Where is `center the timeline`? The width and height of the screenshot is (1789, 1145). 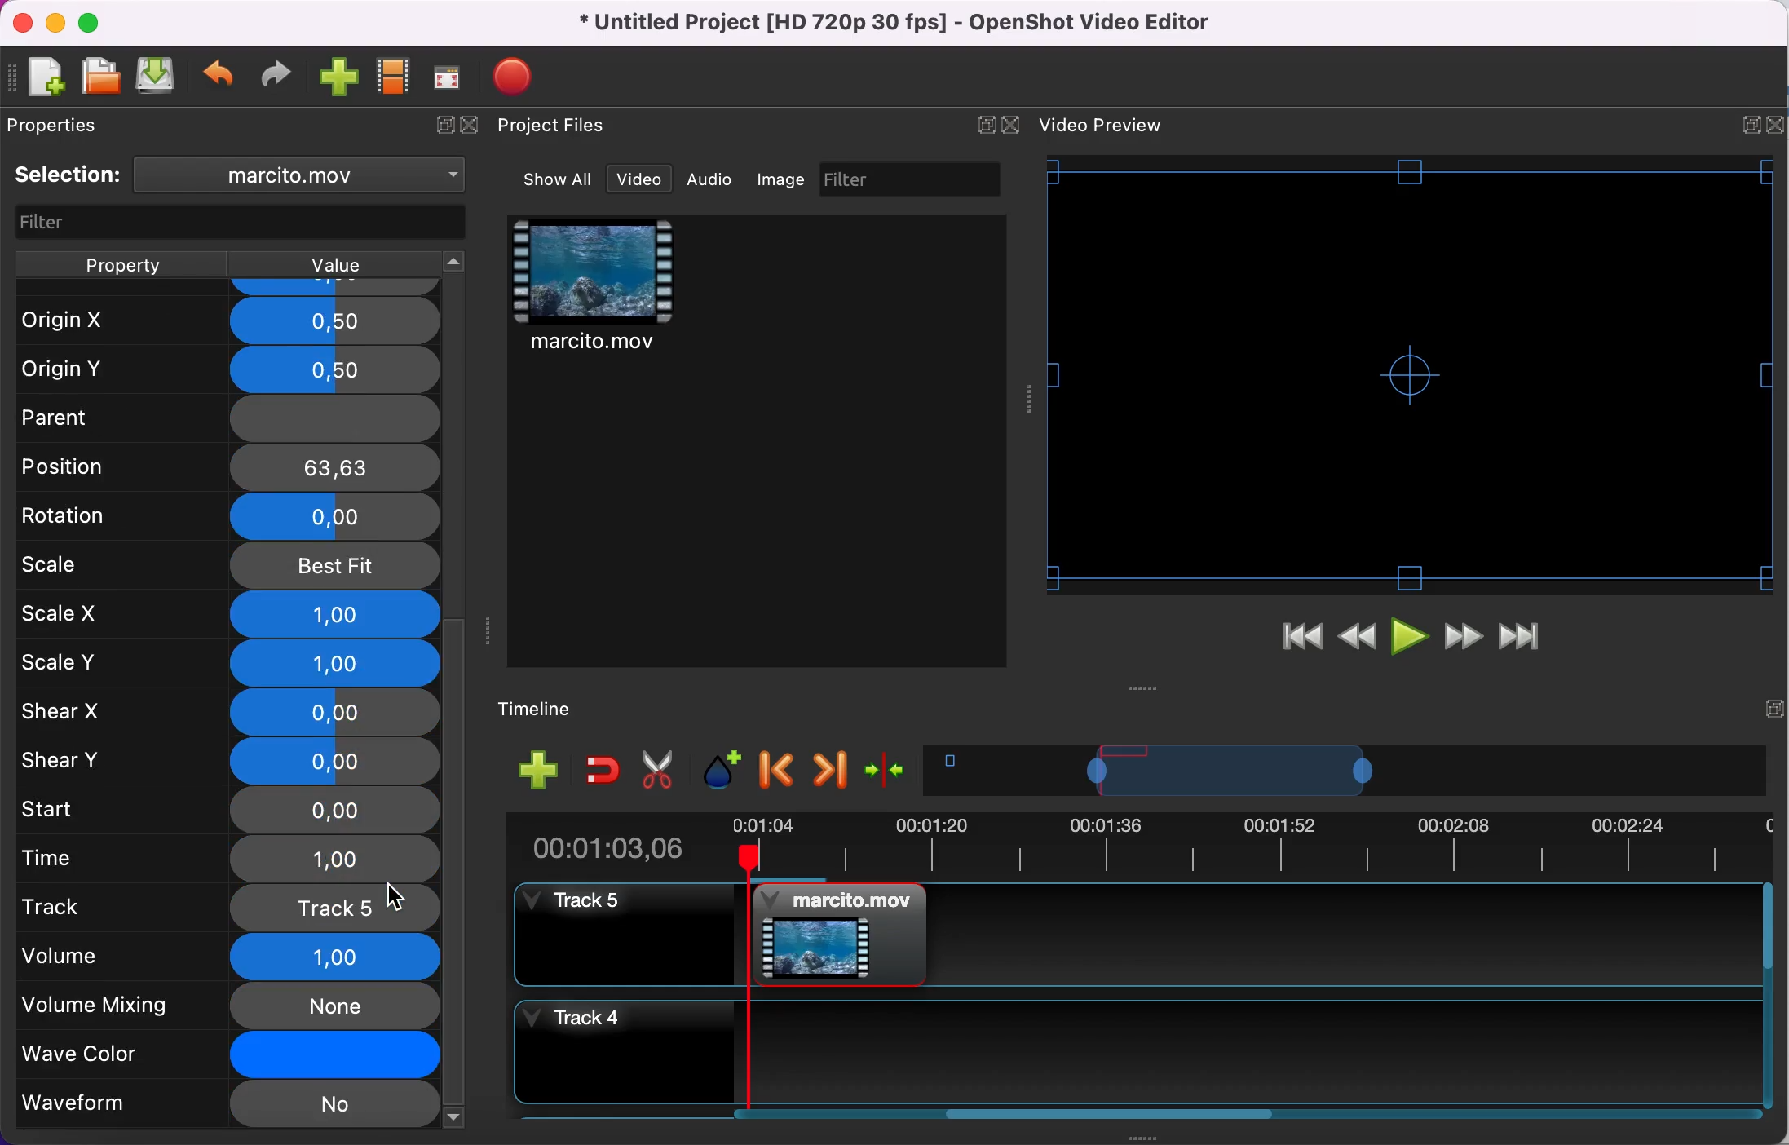 center the timeline is located at coordinates (889, 768).